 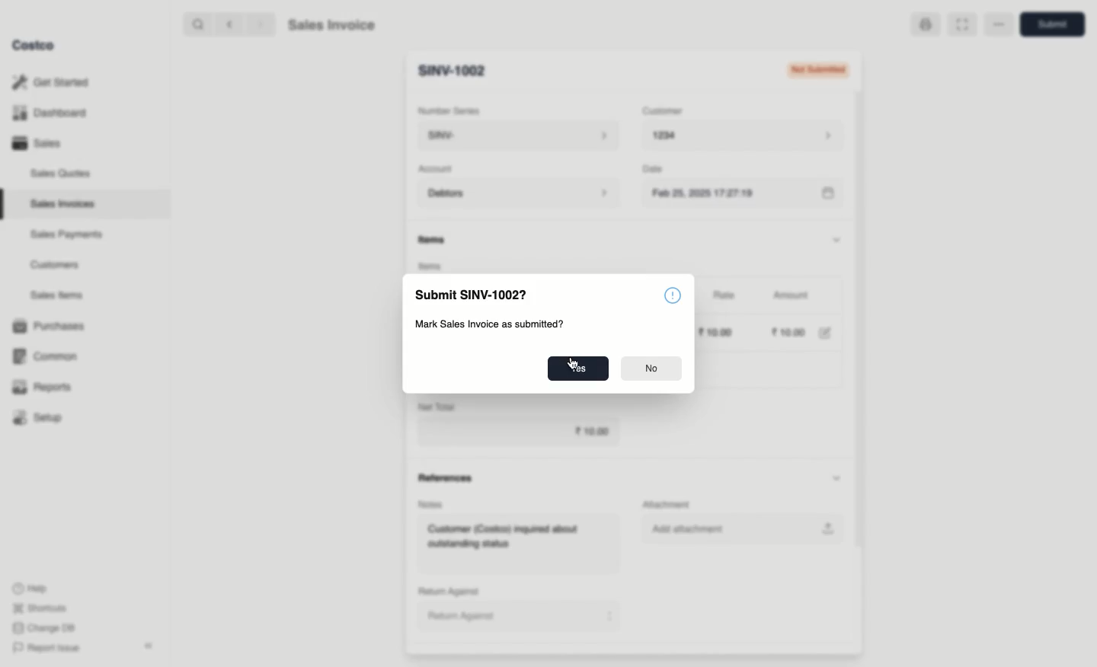 What do you see at coordinates (61, 205) in the screenshot?
I see `Sales Invoices.` at bounding box center [61, 205].